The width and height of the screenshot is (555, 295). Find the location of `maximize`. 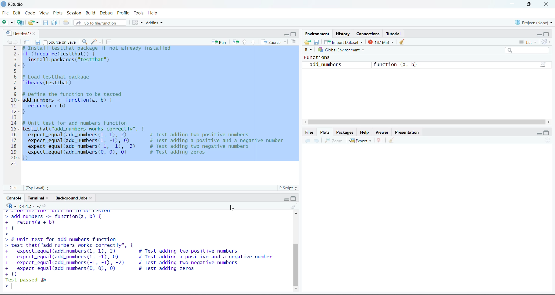

maximize is located at coordinates (547, 34).